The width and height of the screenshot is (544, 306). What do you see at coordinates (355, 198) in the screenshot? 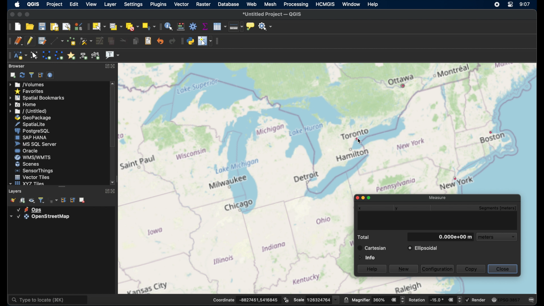
I see `close` at bounding box center [355, 198].